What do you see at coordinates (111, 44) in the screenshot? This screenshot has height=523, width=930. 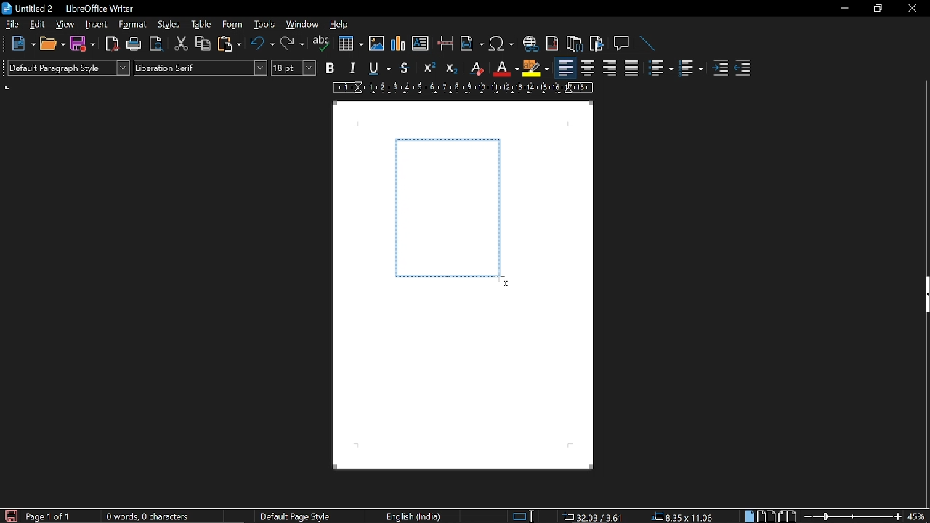 I see `export as pdf` at bounding box center [111, 44].